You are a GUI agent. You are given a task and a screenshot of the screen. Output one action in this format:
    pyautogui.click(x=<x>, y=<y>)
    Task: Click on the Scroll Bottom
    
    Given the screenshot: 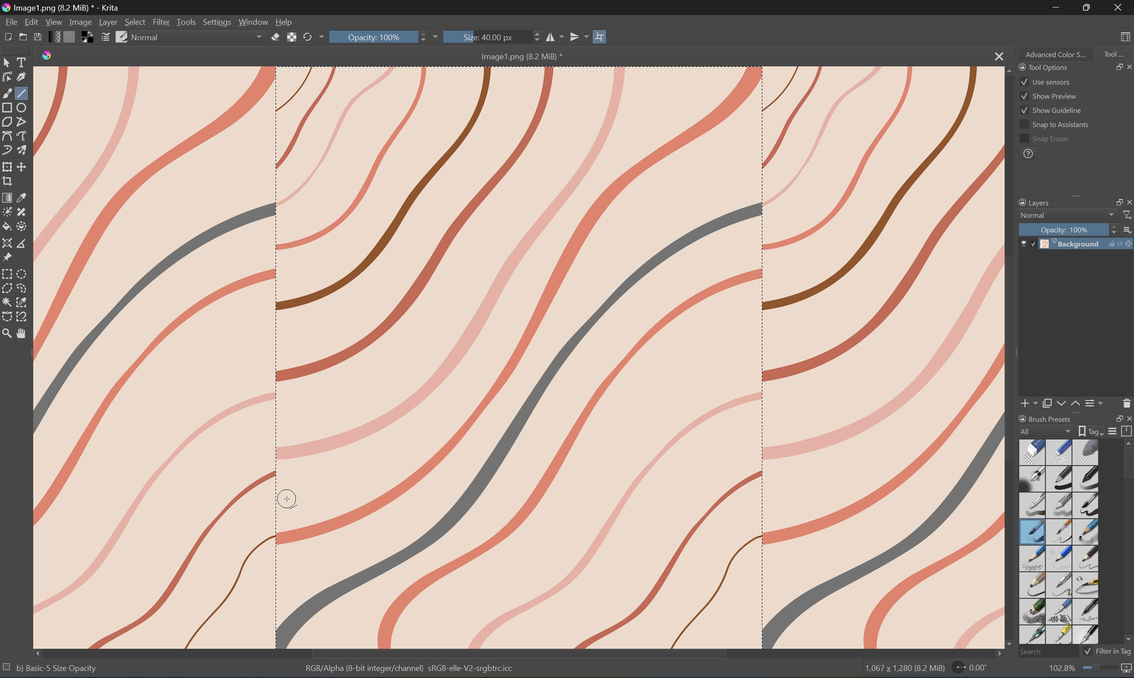 What is the action you would take?
    pyautogui.click(x=1011, y=642)
    